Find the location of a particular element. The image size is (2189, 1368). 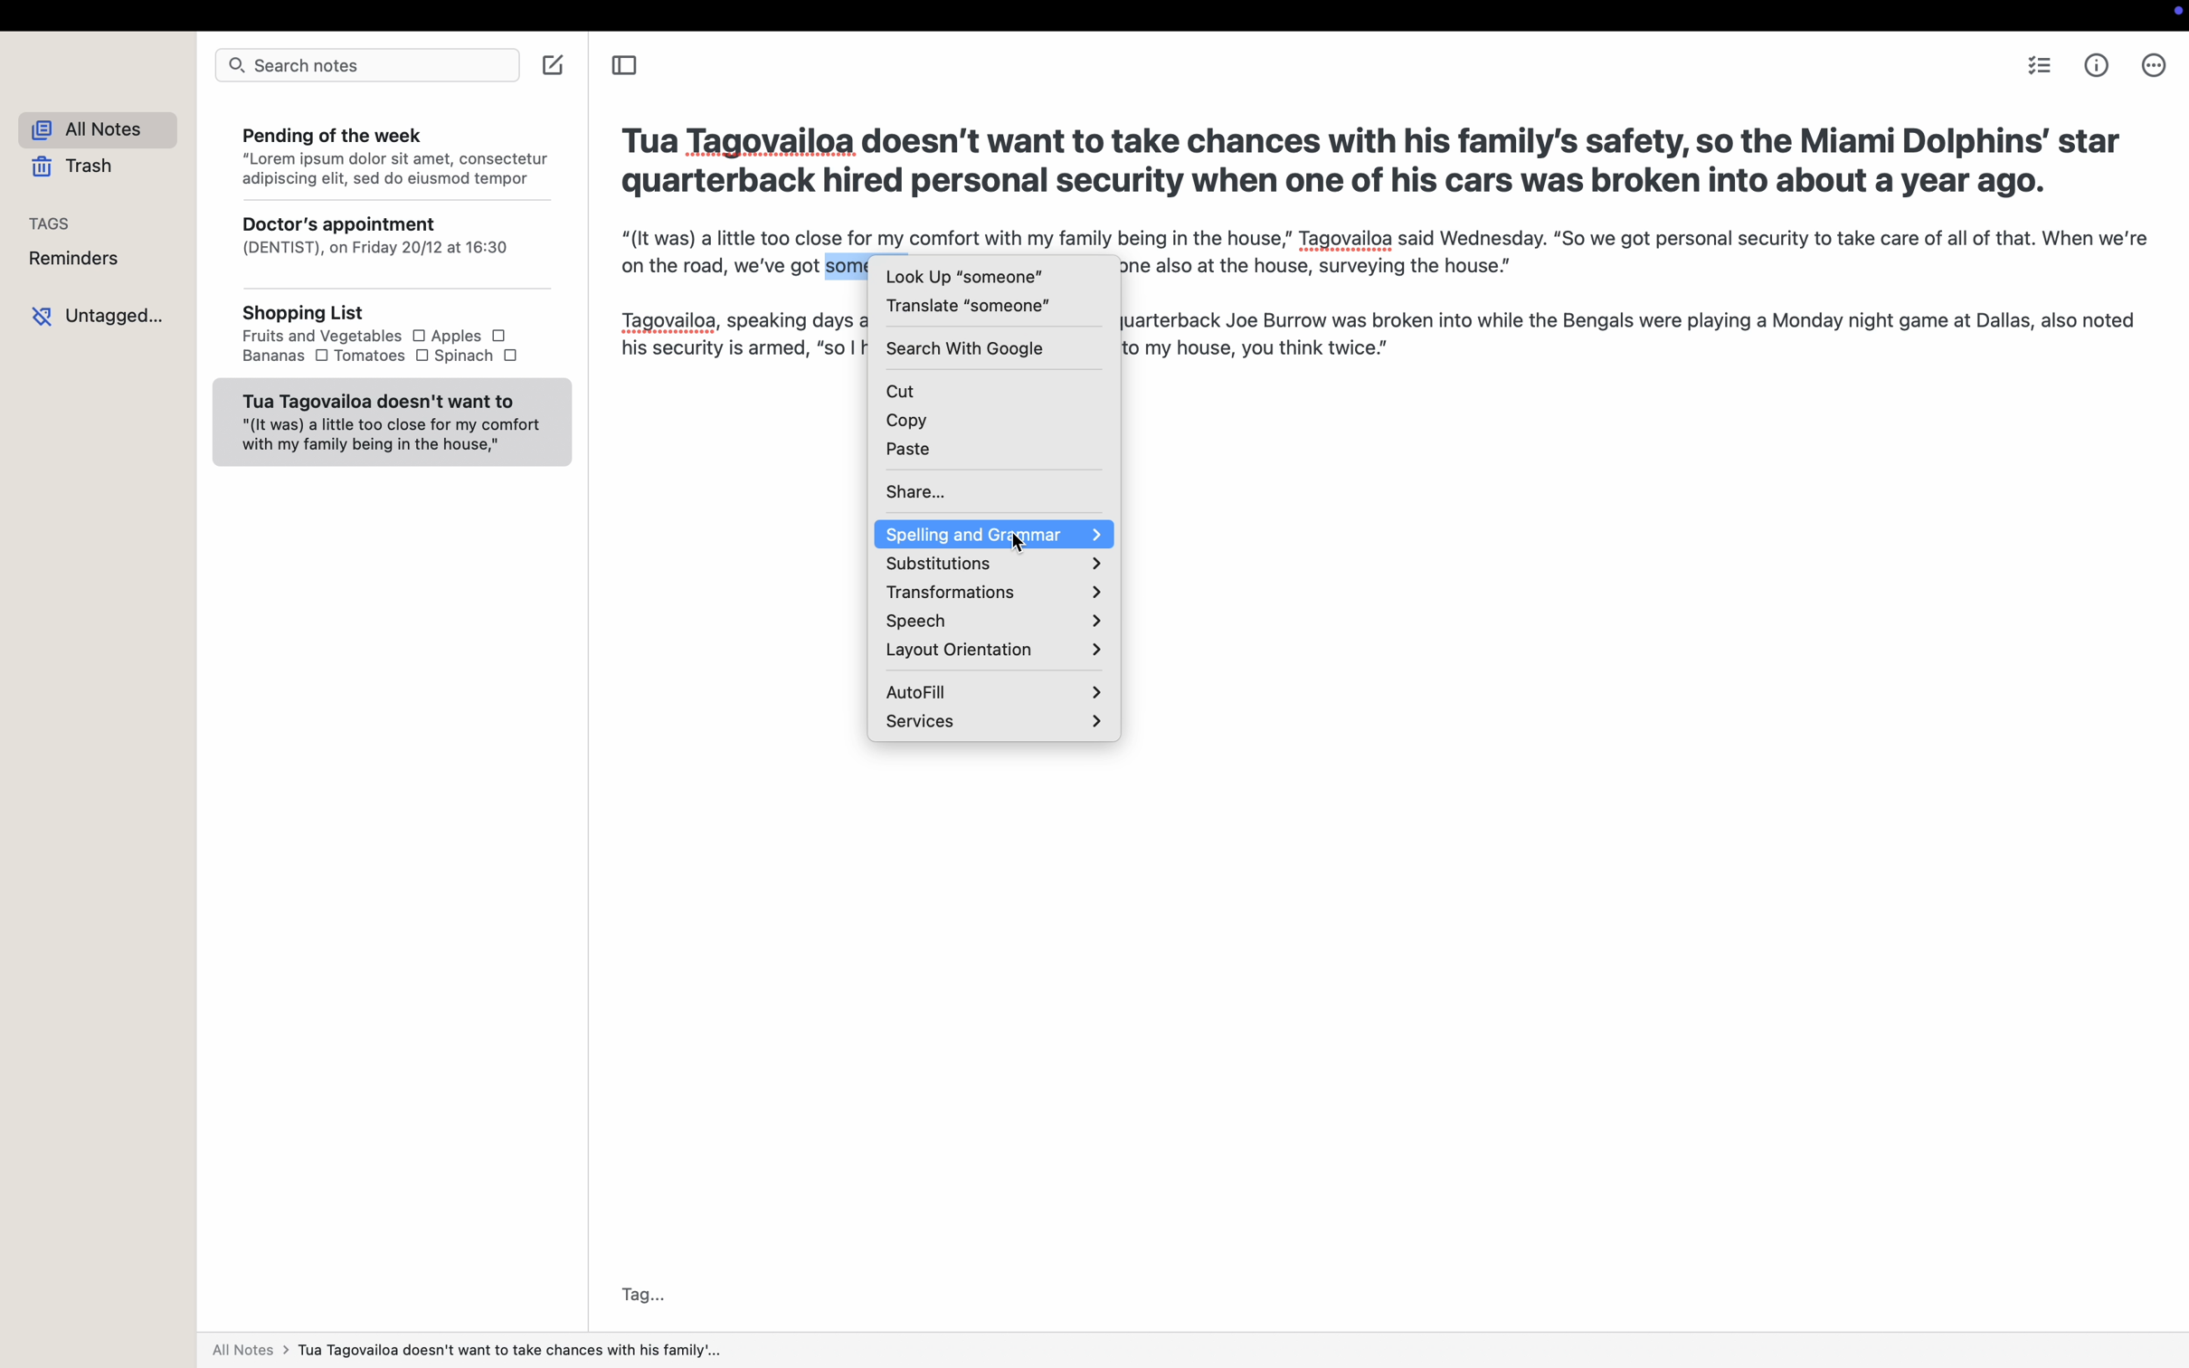

more options is located at coordinates (2152, 64).